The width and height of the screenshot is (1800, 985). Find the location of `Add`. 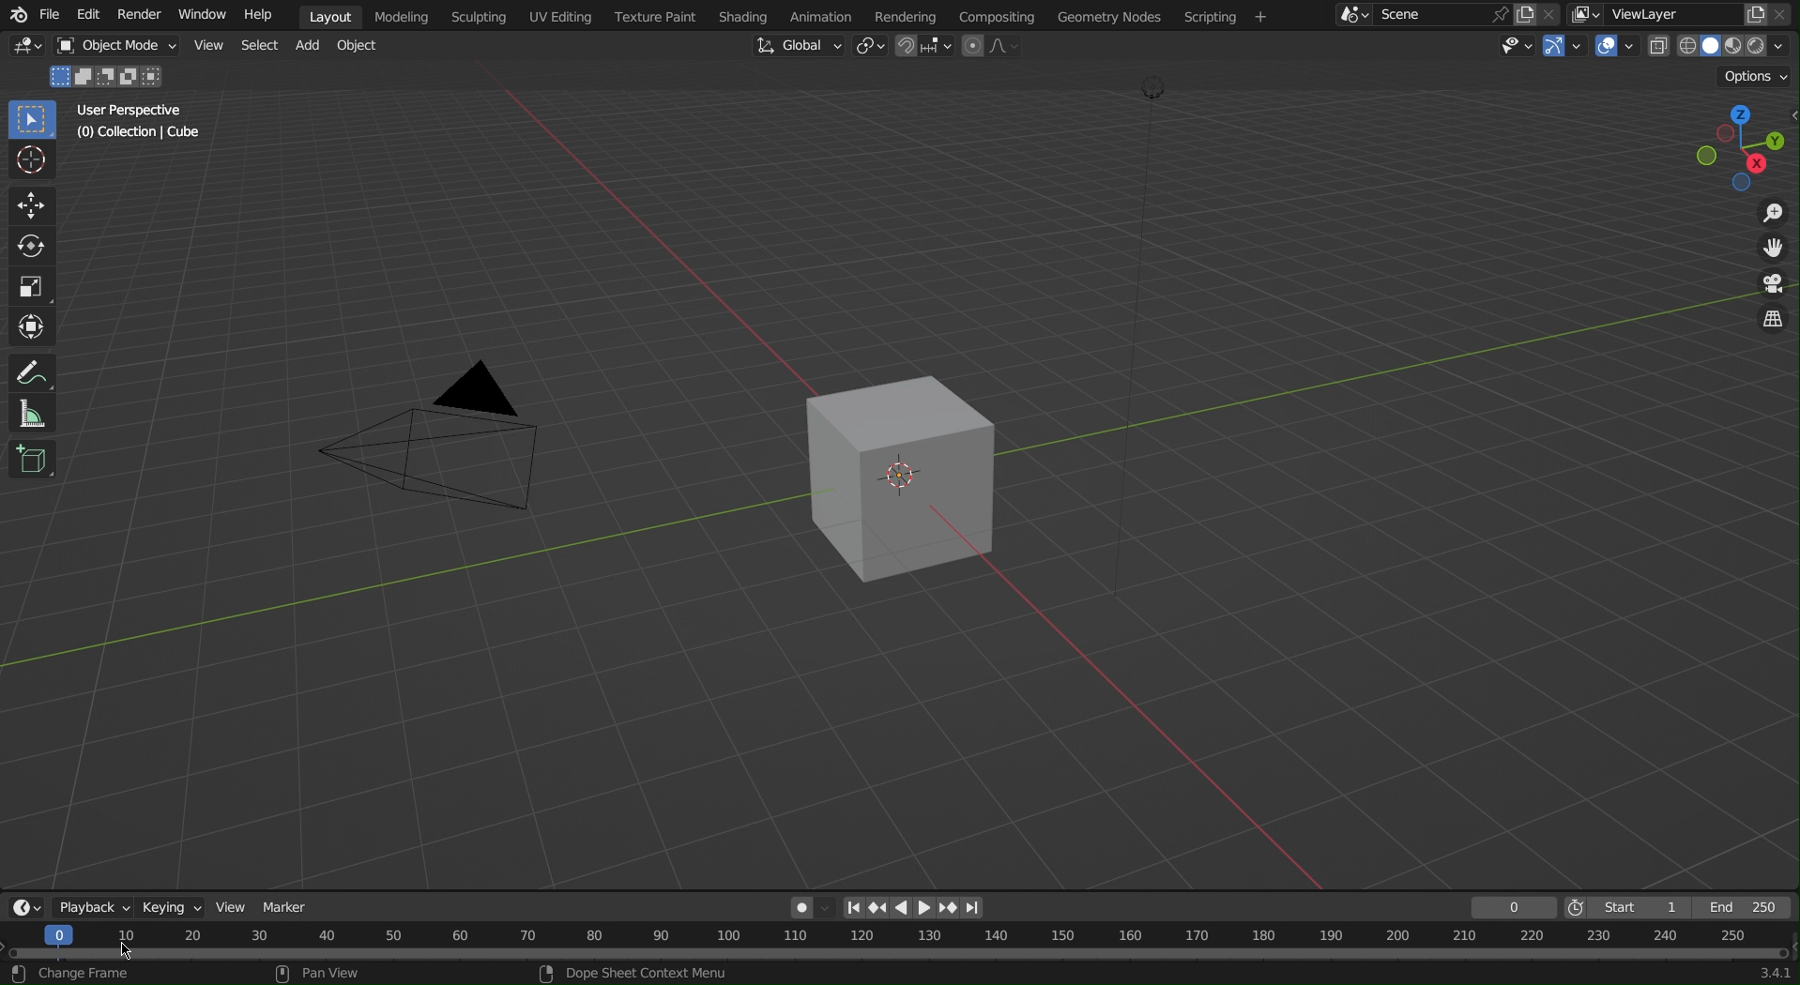

Add is located at coordinates (314, 46).